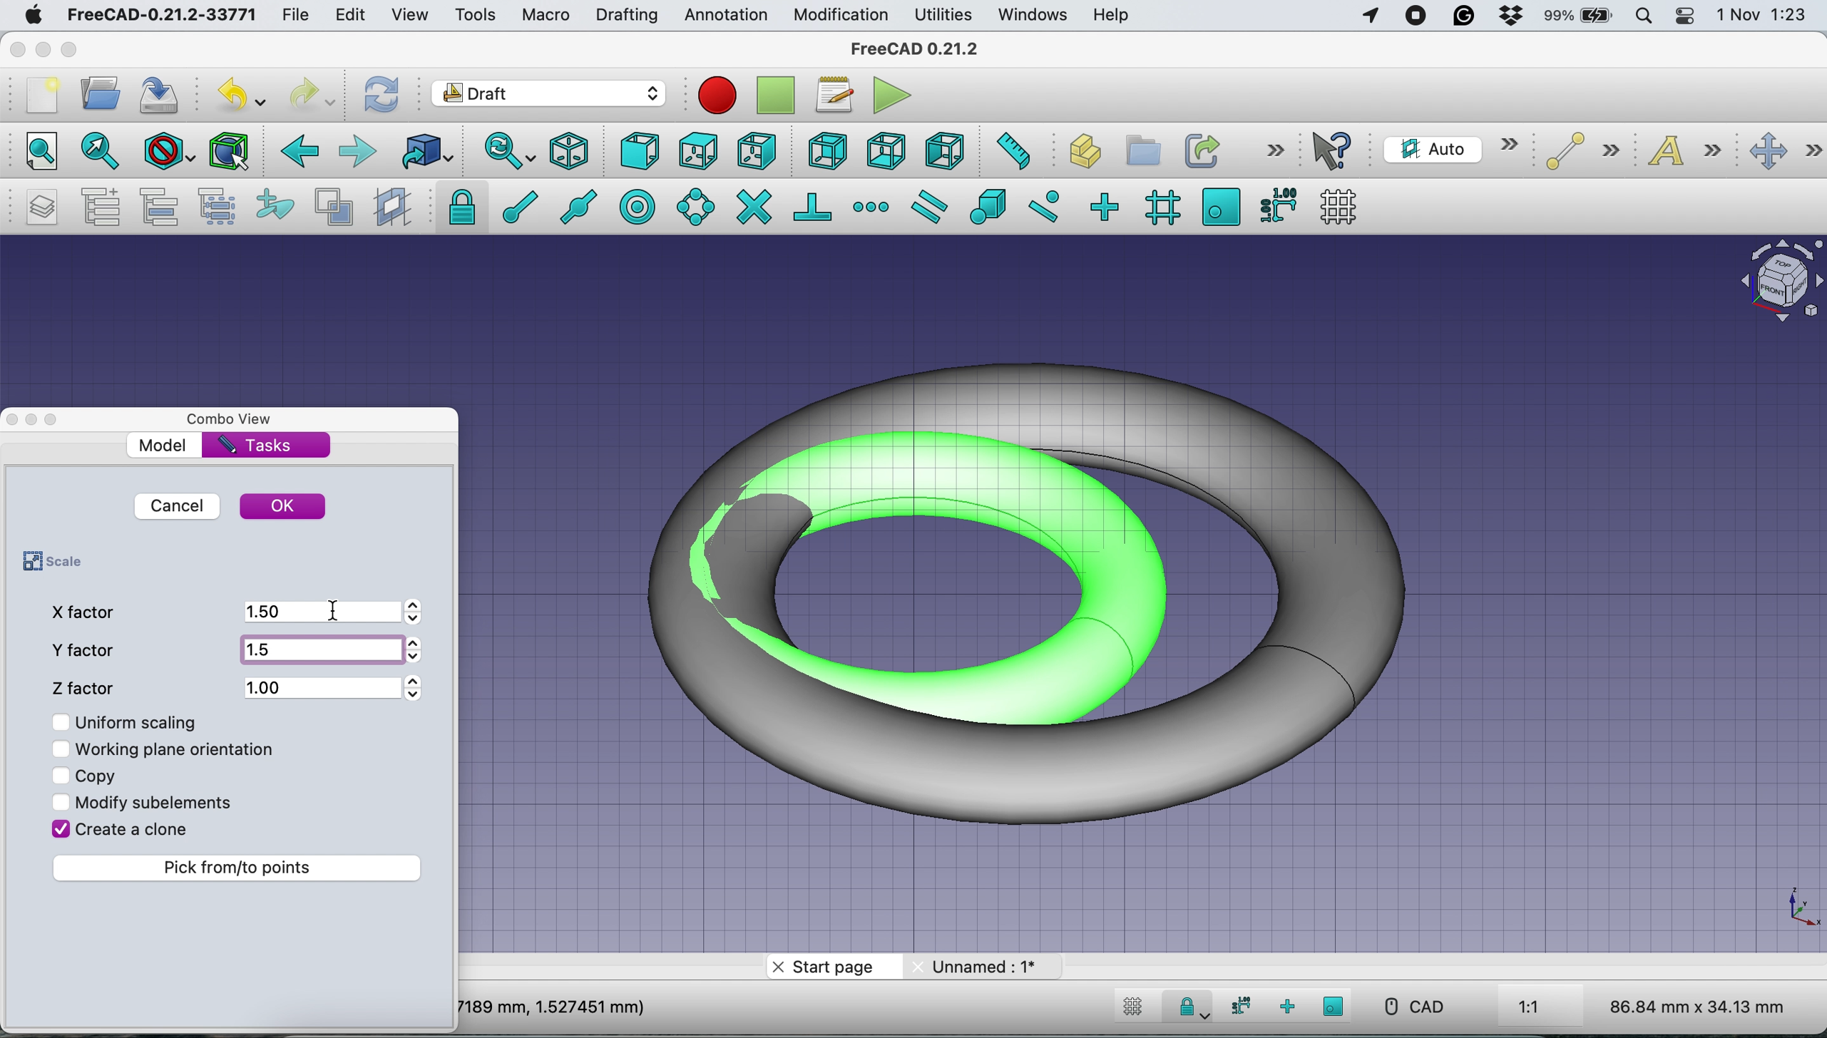  What do you see at coordinates (60, 803) in the screenshot?
I see `Checkbox` at bounding box center [60, 803].